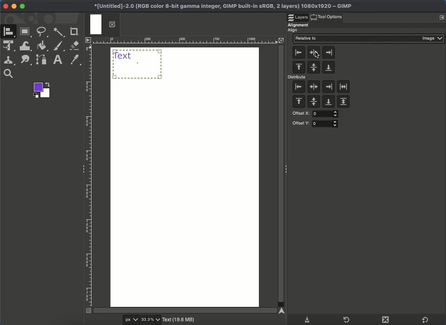  I want to click on Refresh tool presets, so click(344, 319).